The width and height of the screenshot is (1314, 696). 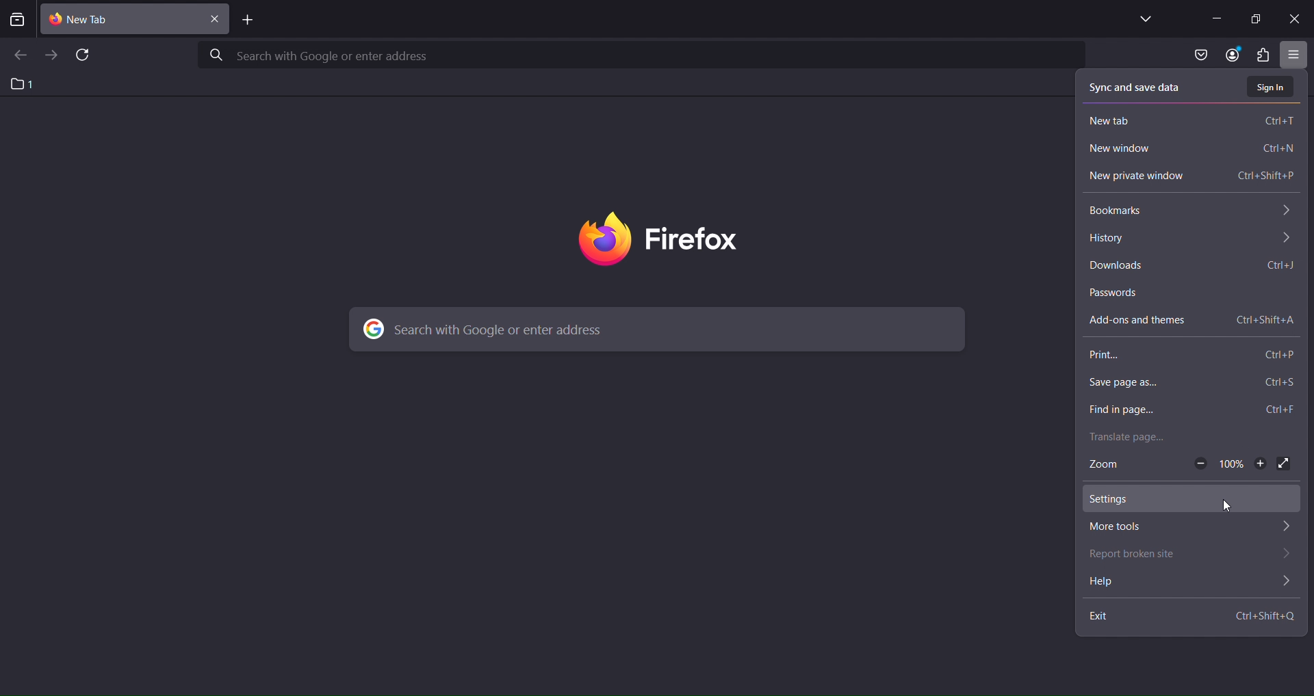 What do you see at coordinates (1192, 149) in the screenshot?
I see `new window` at bounding box center [1192, 149].